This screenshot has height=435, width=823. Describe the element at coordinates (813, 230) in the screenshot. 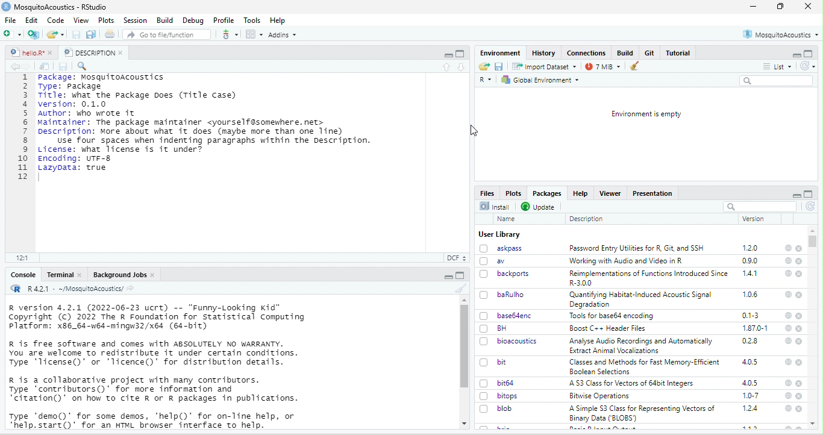

I see `scroll up` at that location.